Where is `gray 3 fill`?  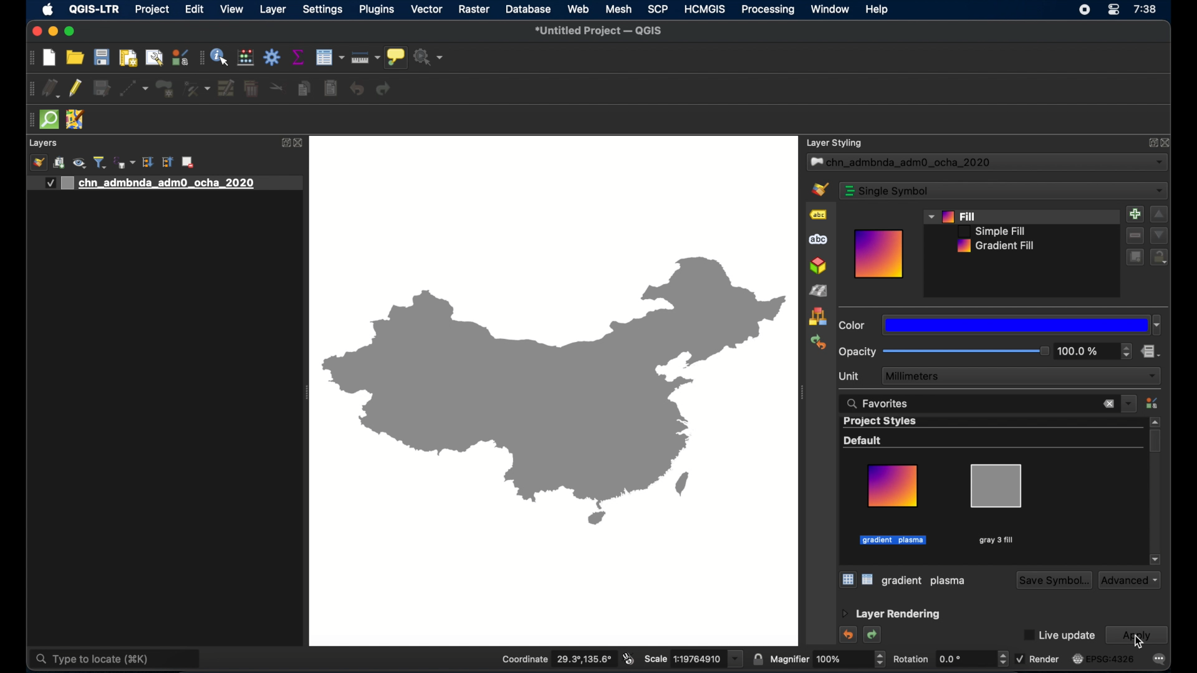
gray 3 fill is located at coordinates (925, 581).